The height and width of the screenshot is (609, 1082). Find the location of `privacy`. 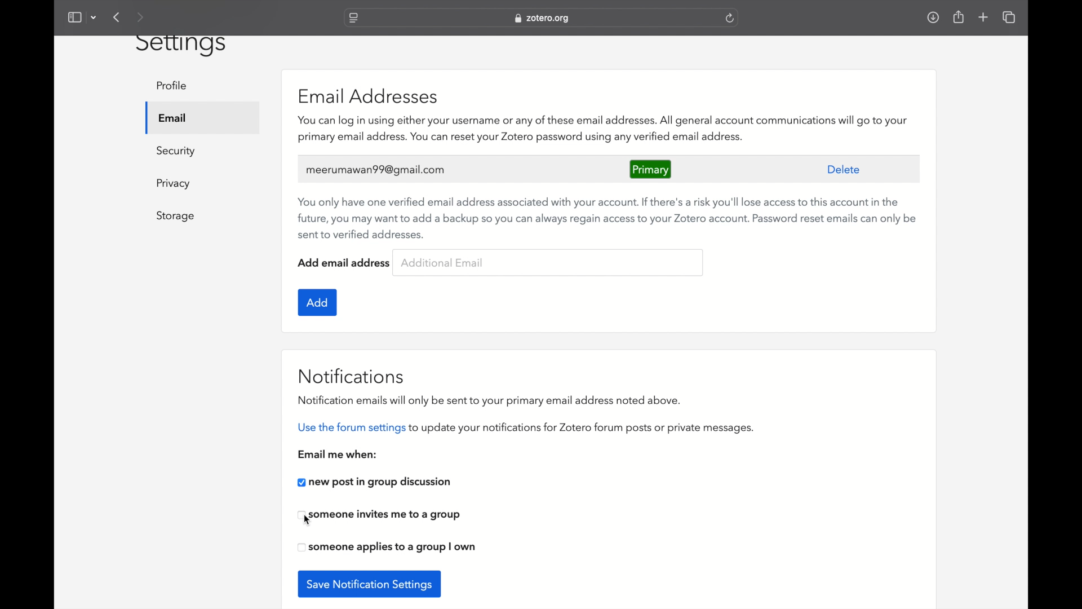

privacy is located at coordinates (173, 184).